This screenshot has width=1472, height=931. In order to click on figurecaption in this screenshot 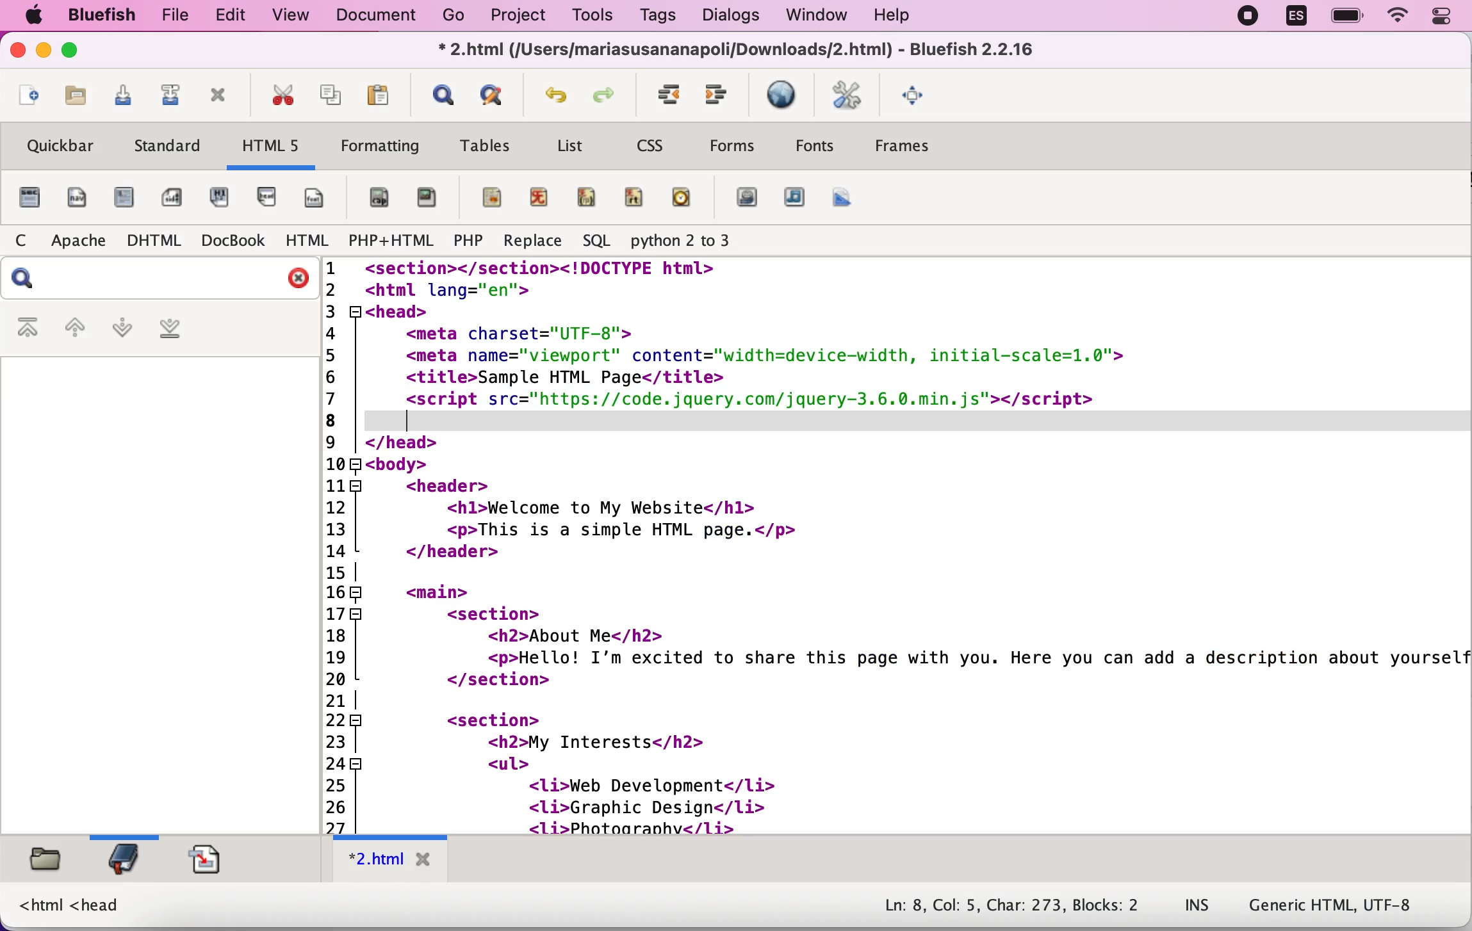, I will do `click(379, 198)`.